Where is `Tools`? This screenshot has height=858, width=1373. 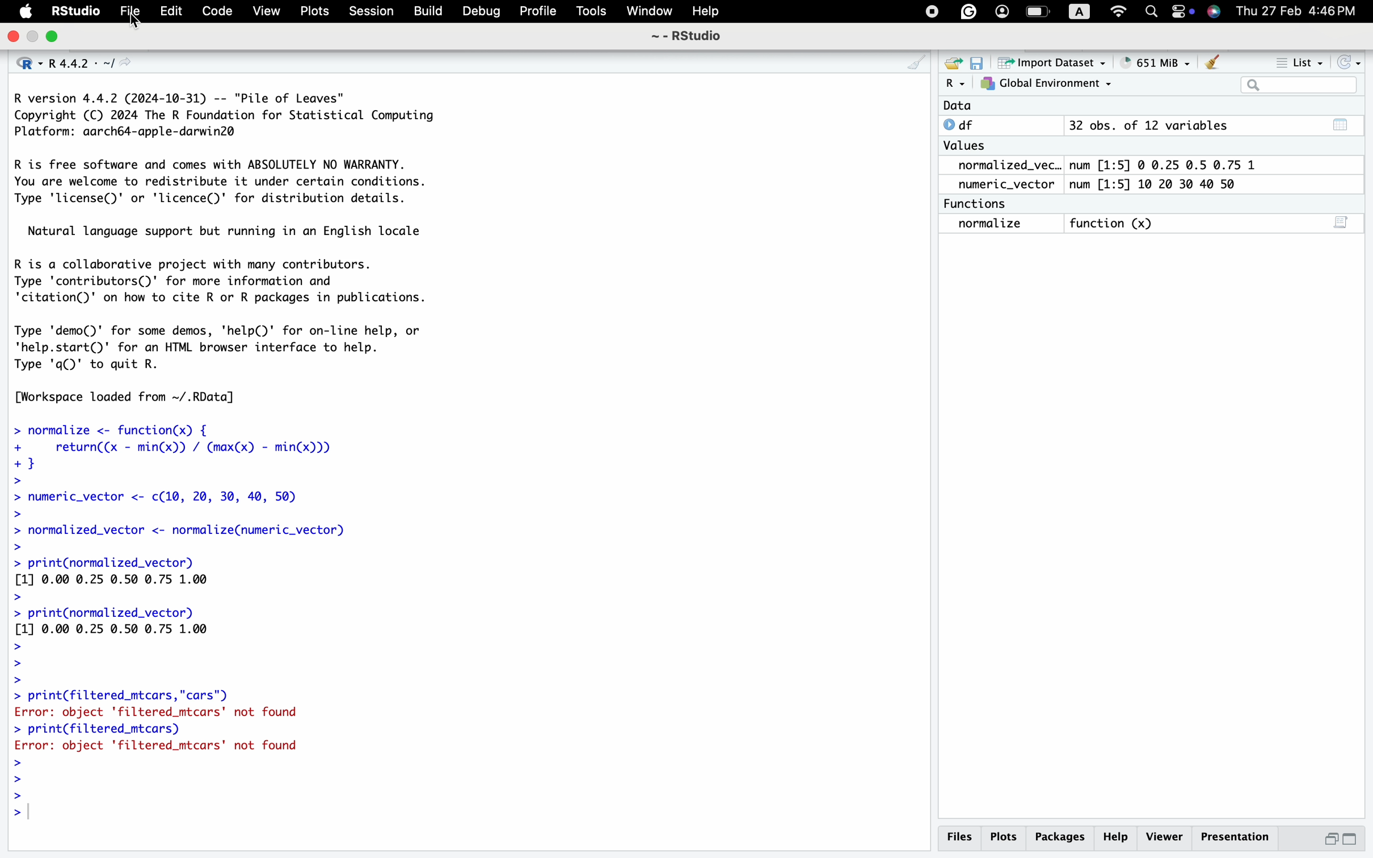
Tools is located at coordinates (591, 13).